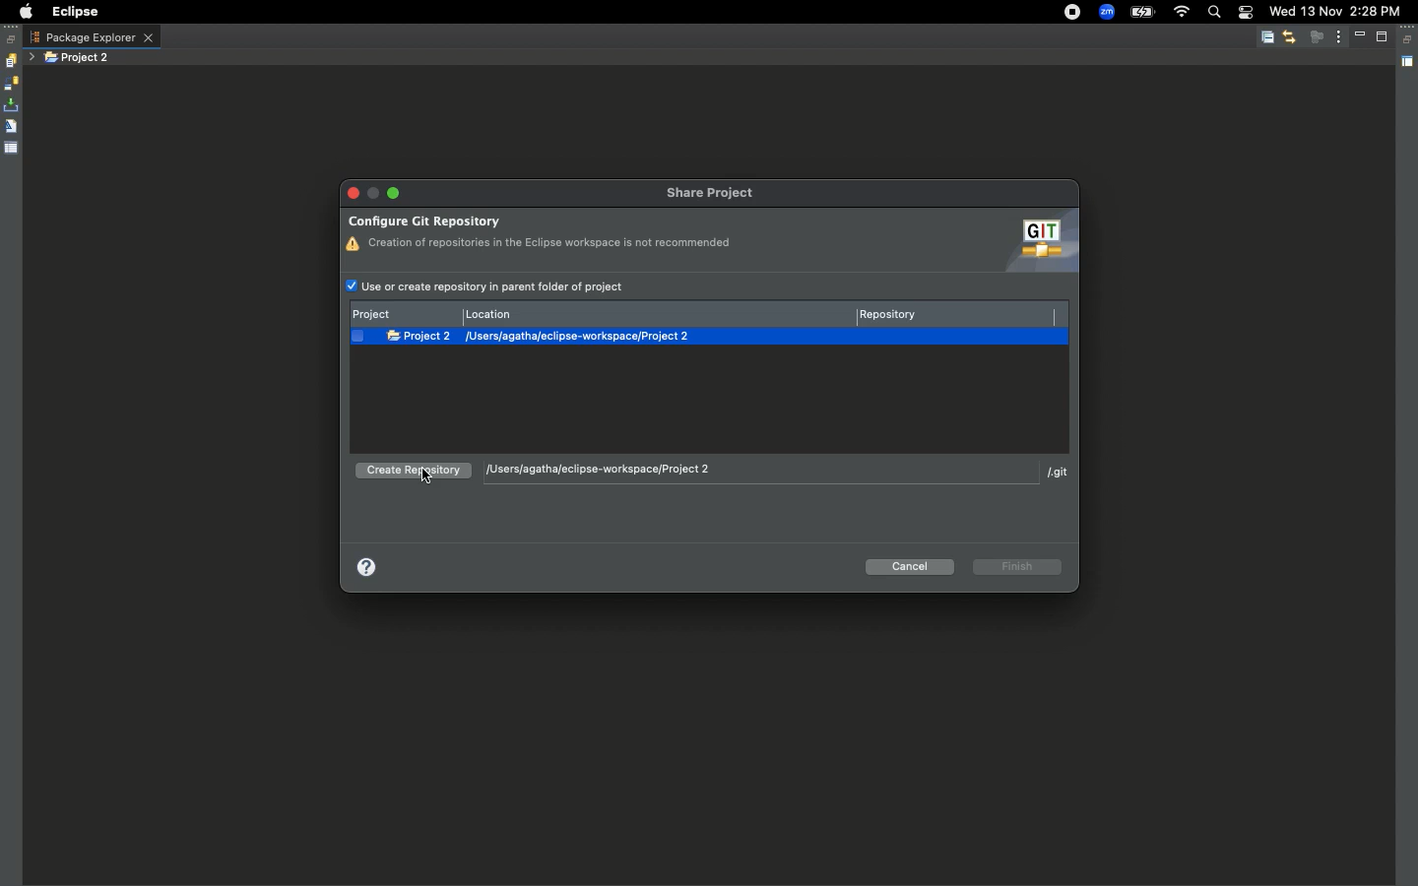 This screenshot has width=1418, height=886. Describe the element at coordinates (13, 105) in the screenshot. I see `Git staging ` at that location.